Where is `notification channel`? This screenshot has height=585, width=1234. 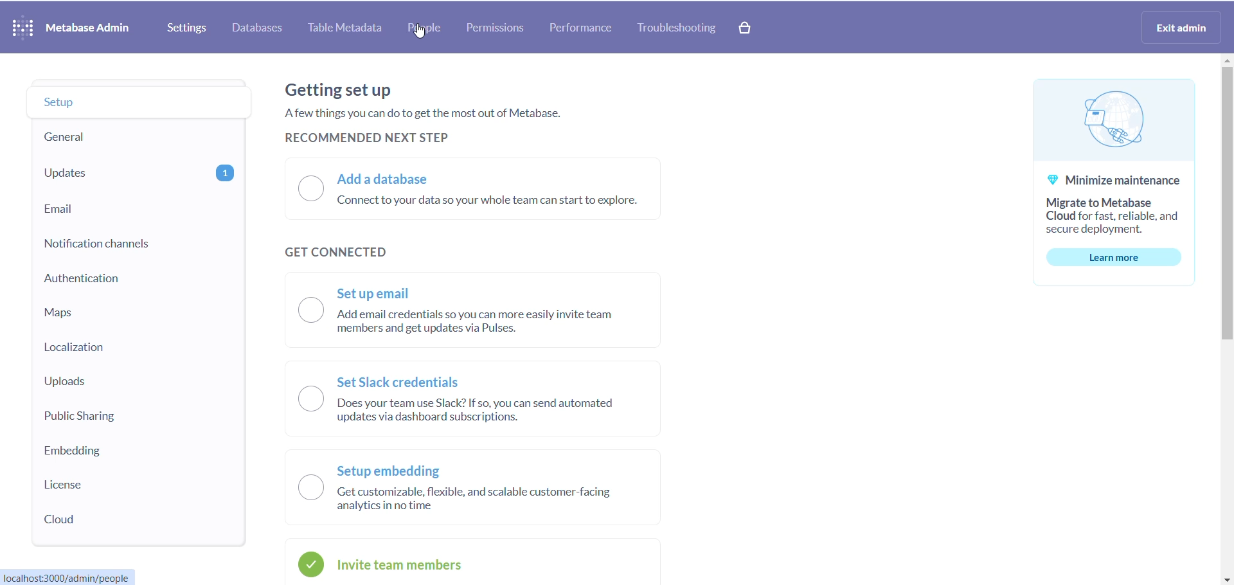
notification channel is located at coordinates (124, 247).